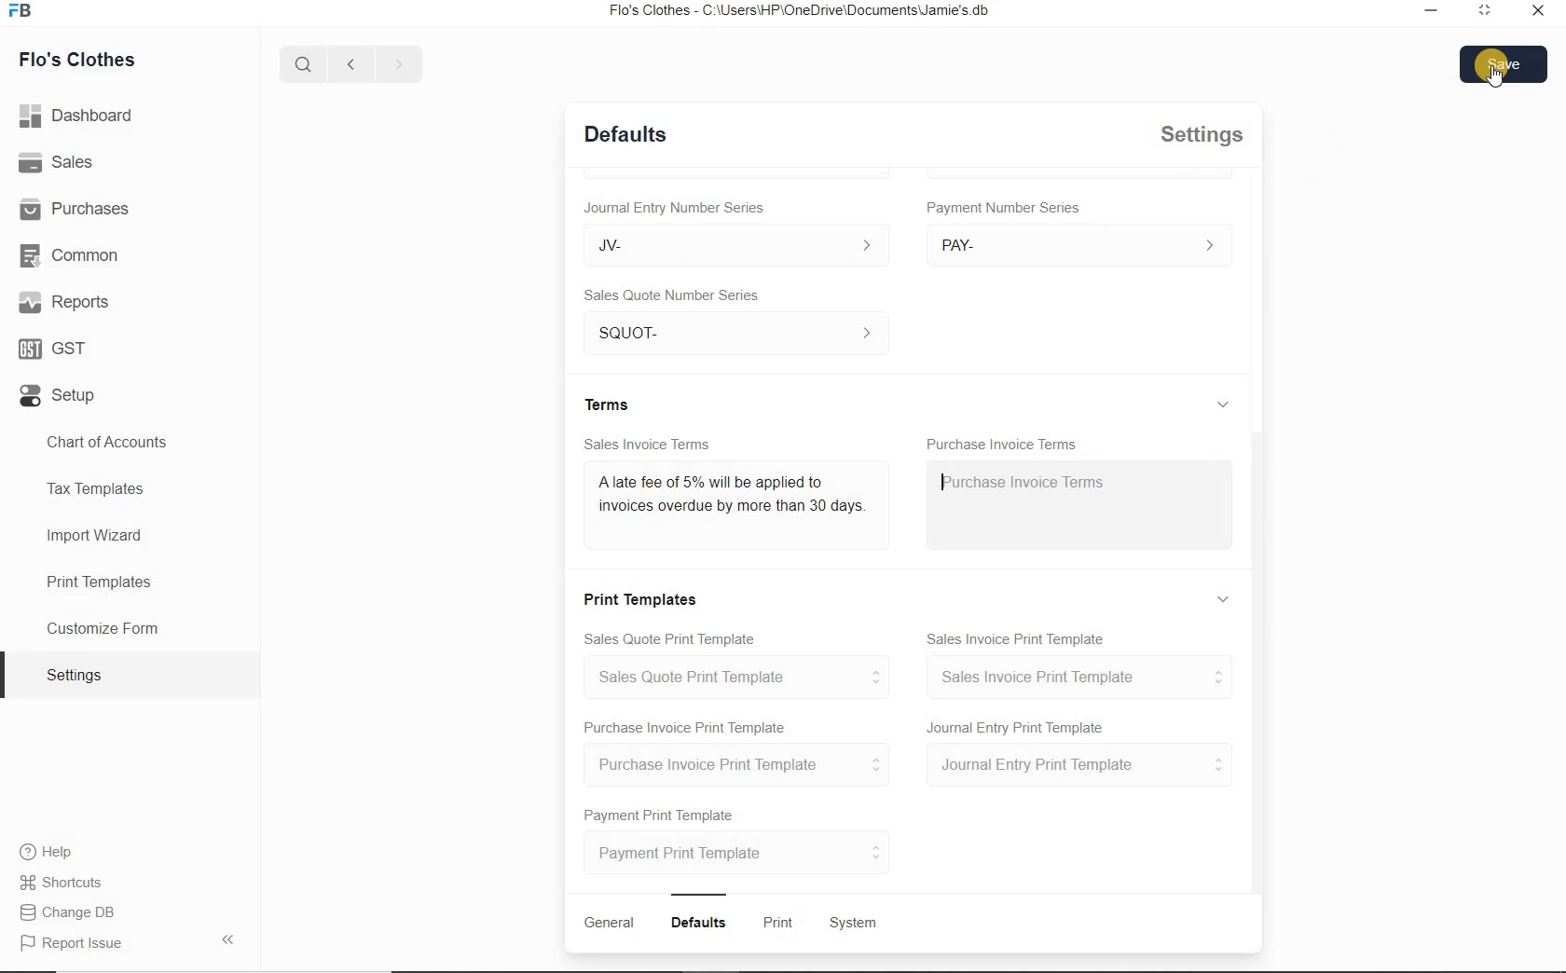 This screenshot has width=1566, height=973. I want to click on Chart of Accounts, so click(108, 441).